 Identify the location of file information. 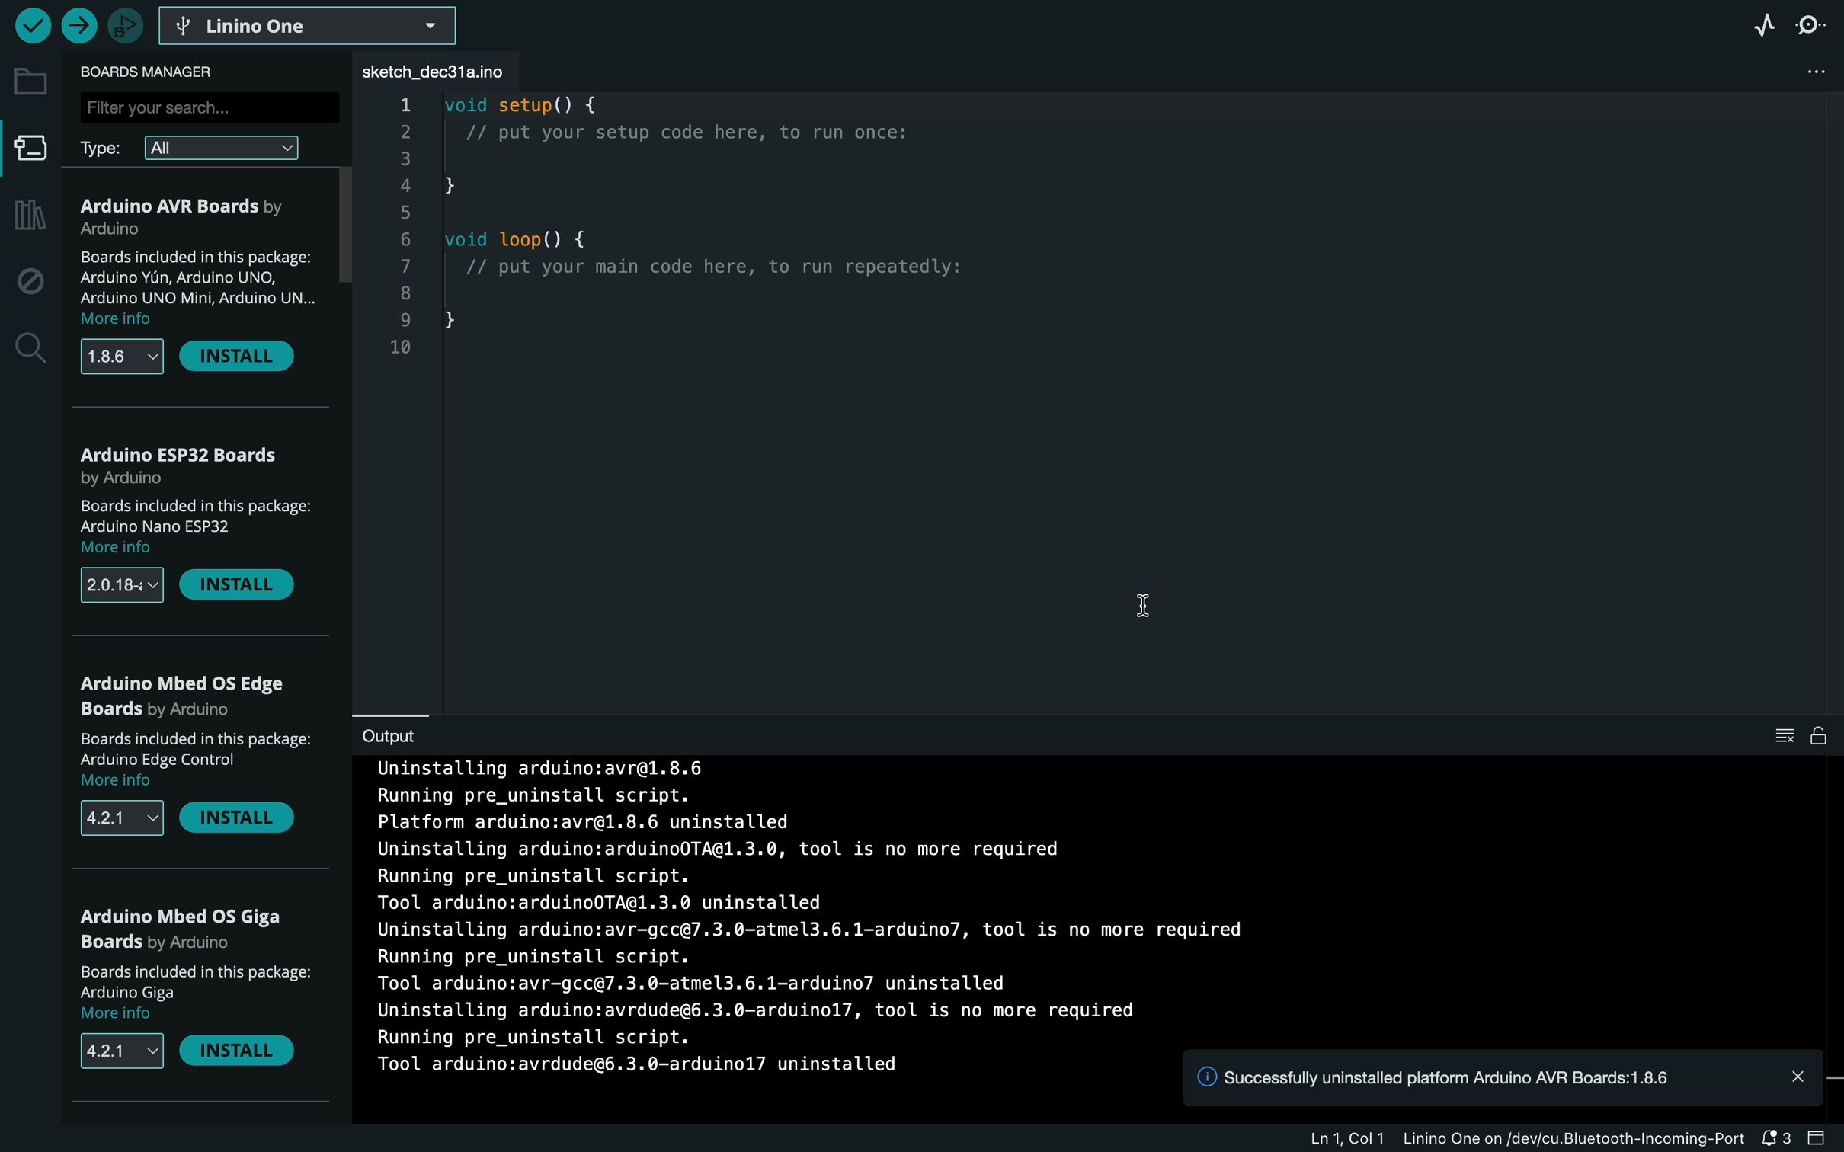
(1516, 1141).